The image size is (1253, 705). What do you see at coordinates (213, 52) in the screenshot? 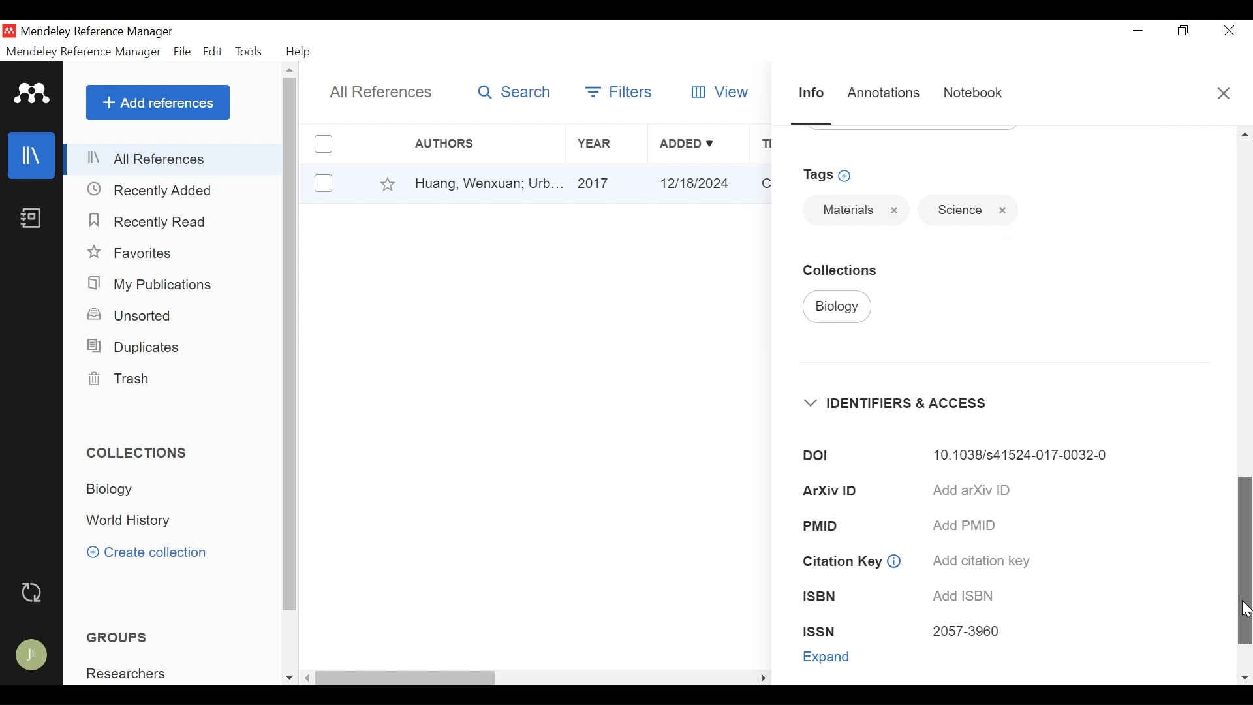
I see `Edit` at bounding box center [213, 52].